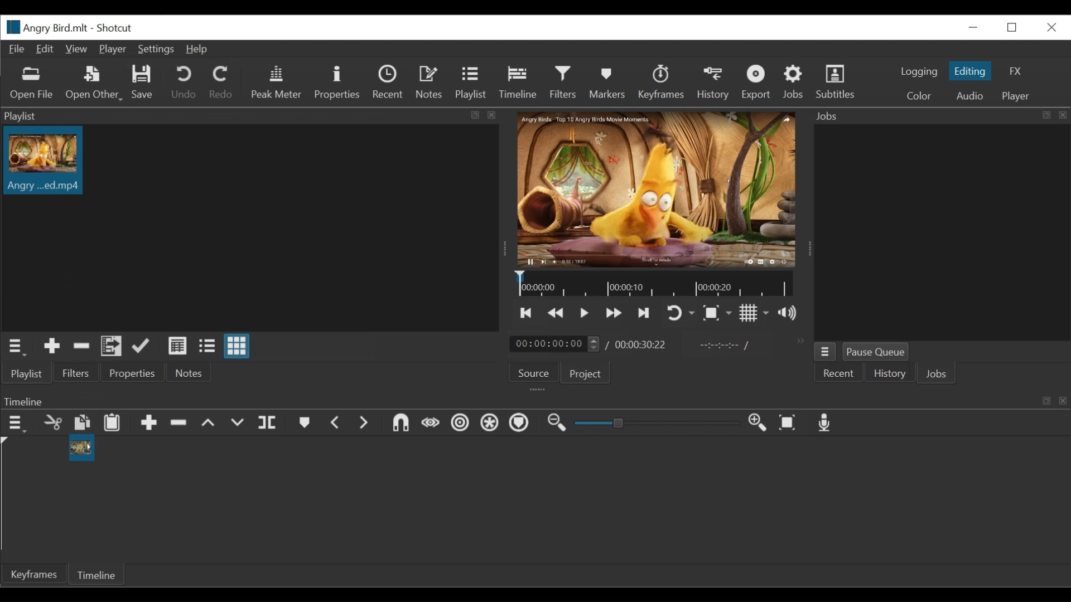 Image resolution: width=1071 pixels, height=602 pixels. Describe the element at coordinates (141, 82) in the screenshot. I see `Save` at that location.